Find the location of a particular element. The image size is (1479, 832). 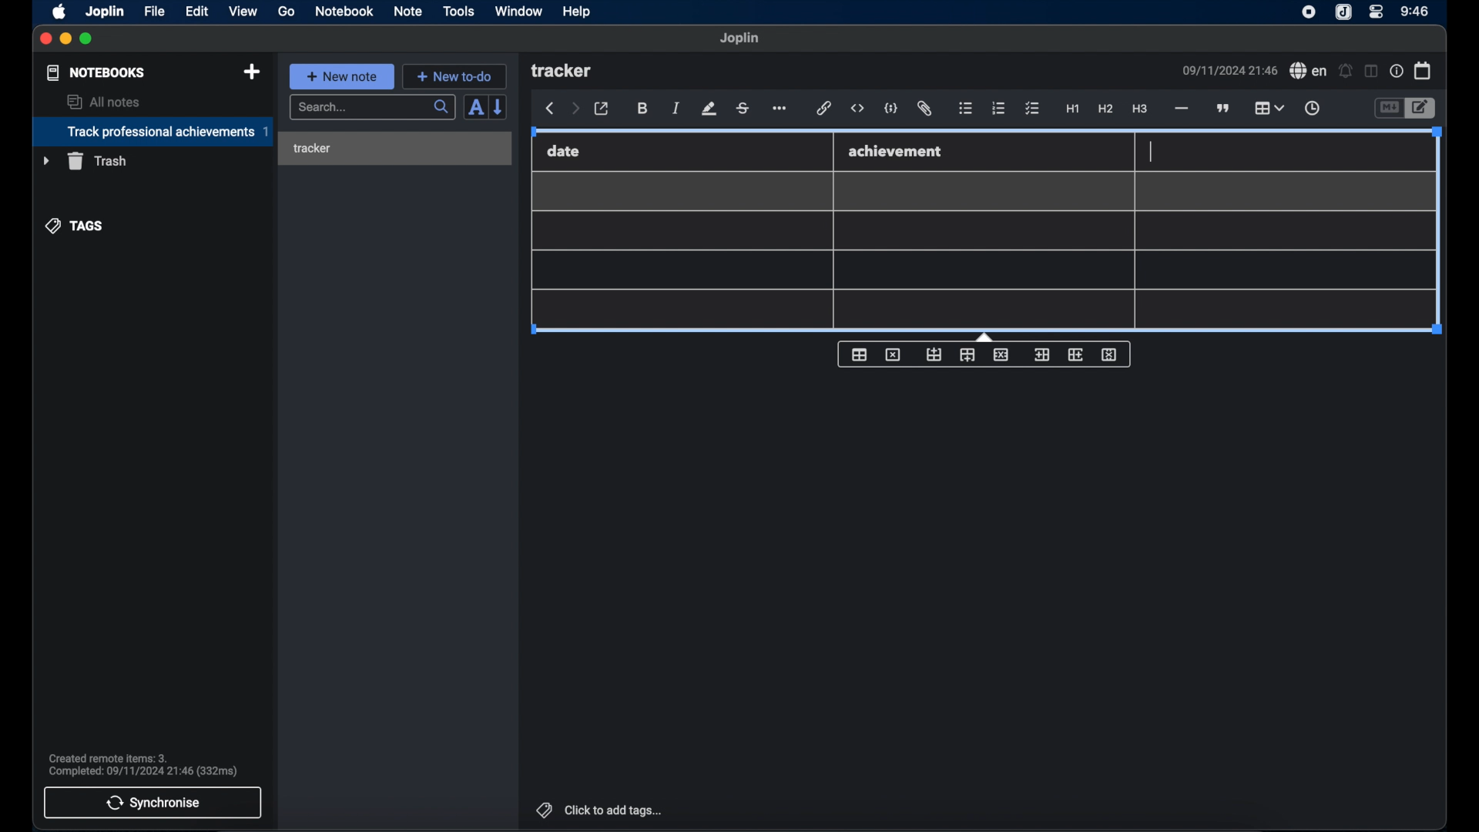

heading 1 is located at coordinates (1072, 109).